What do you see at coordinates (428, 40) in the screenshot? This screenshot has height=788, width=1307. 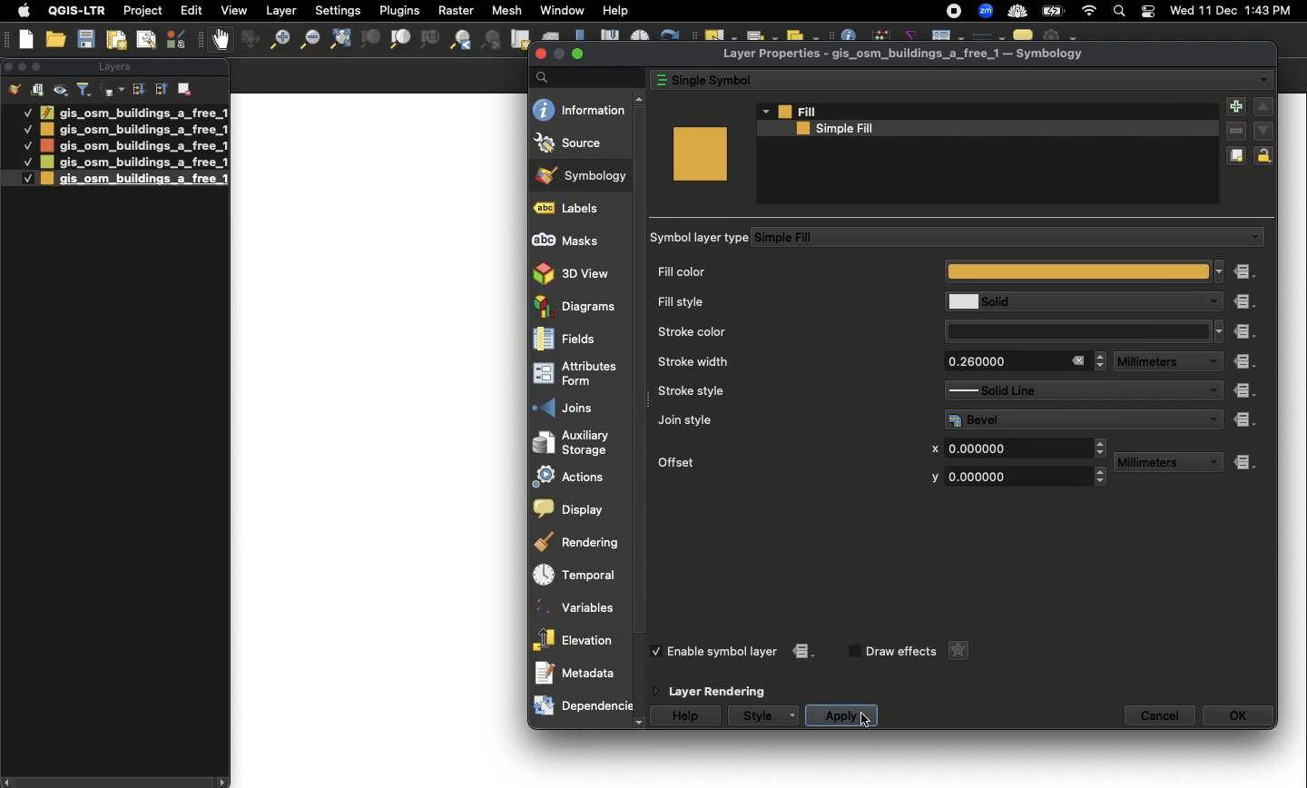 I see `1:1` at bounding box center [428, 40].